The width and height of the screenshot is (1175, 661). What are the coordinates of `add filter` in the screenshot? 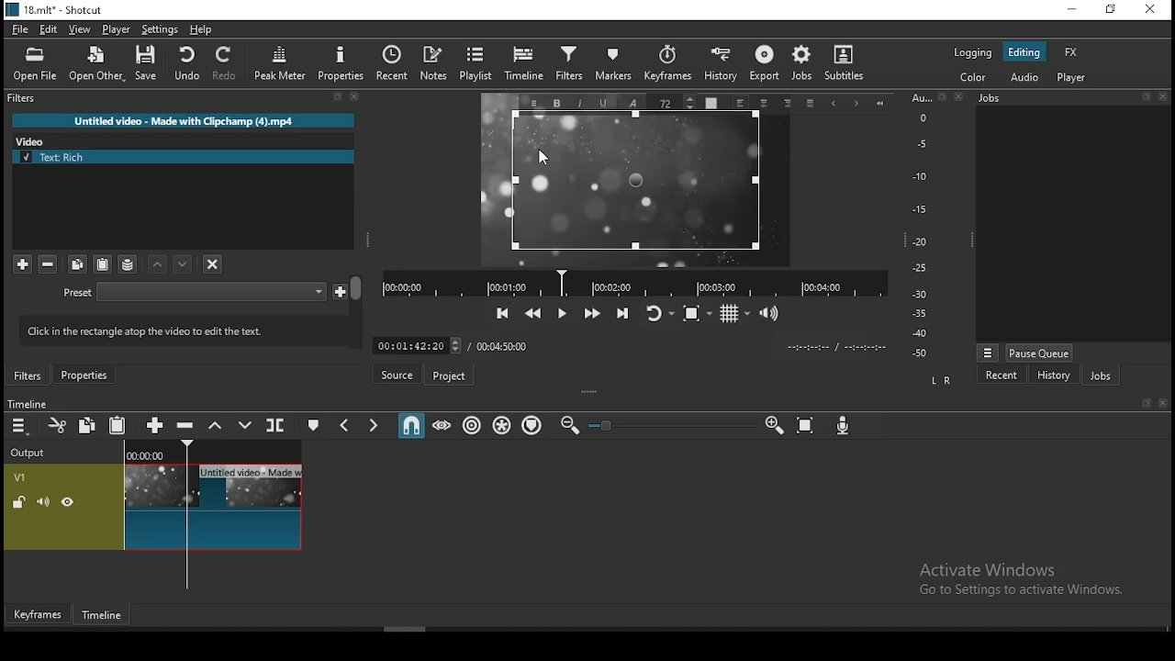 It's located at (22, 264).